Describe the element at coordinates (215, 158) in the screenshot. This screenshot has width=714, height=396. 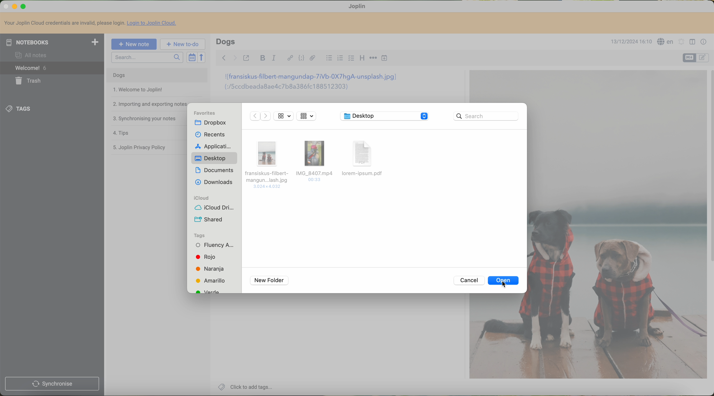
I see `desktop` at that location.